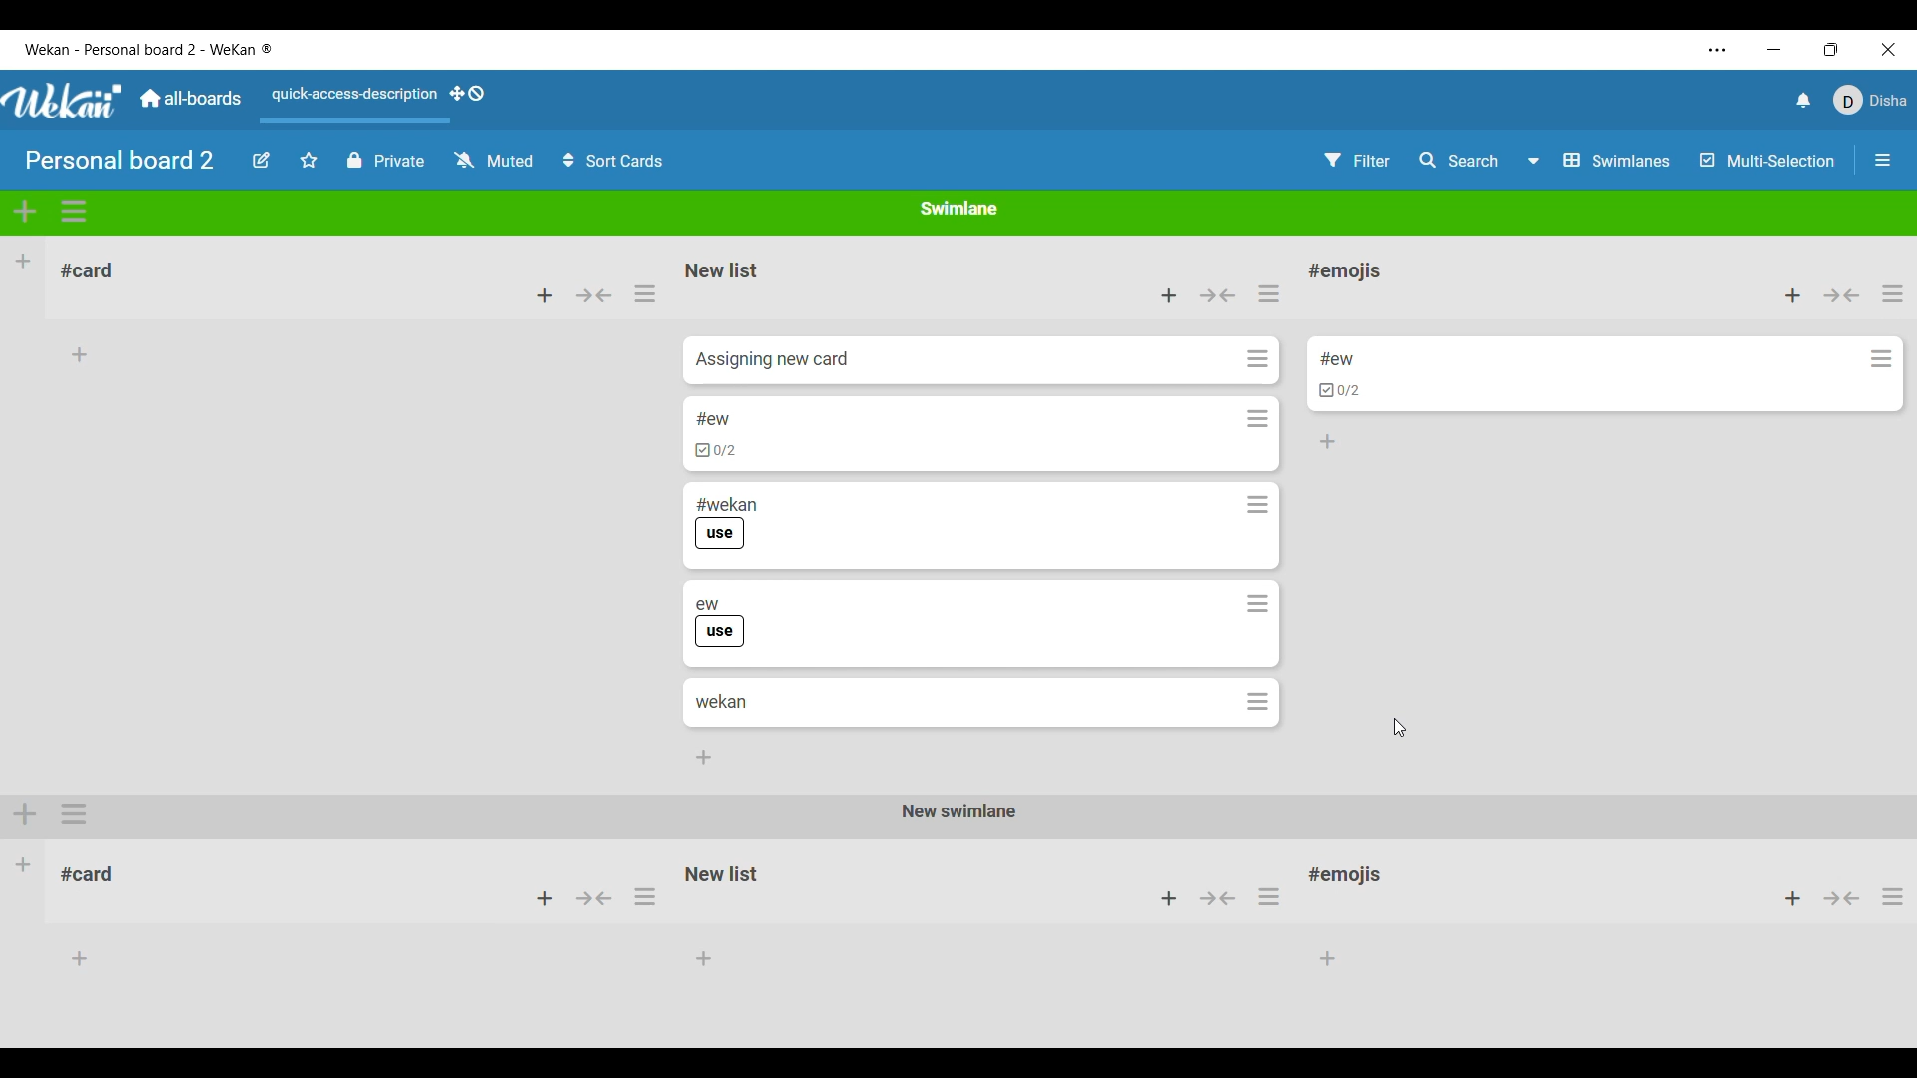 Image resolution: width=1917 pixels, height=1078 pixels. Describe the element at coordinates (1399, 727) in the screenshot. I see `Cursor position unchanged` at that location.